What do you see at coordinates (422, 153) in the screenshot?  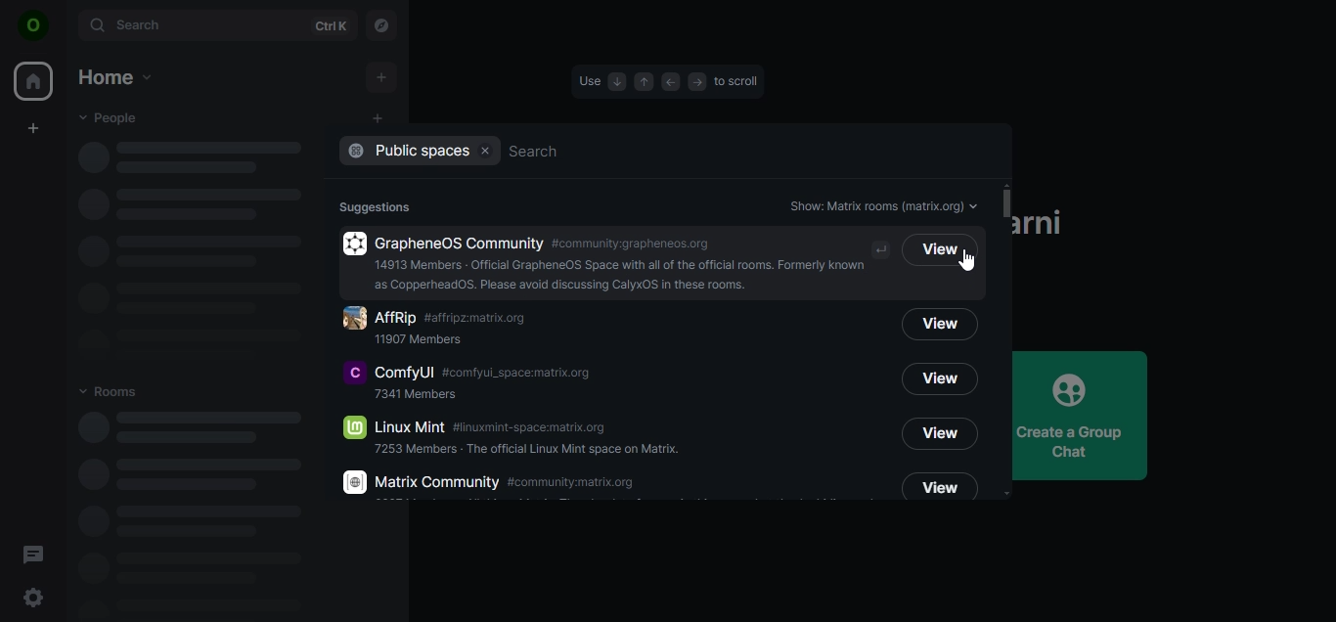 I see `public rooms` at bounding box center [422, 153].